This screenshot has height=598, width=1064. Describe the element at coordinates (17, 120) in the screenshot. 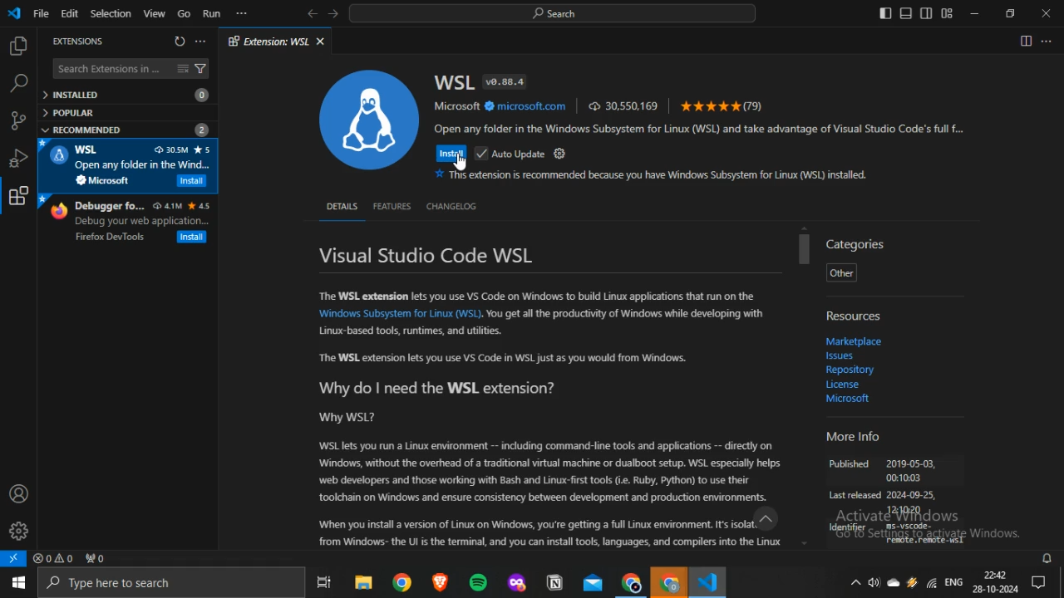

I see `source control` at that location.